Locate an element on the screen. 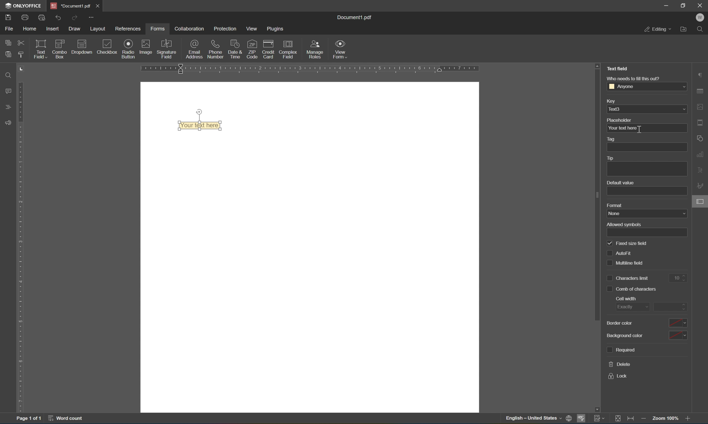 This screenshot has width=708, height=424. name is located at coordinates (646, 213).